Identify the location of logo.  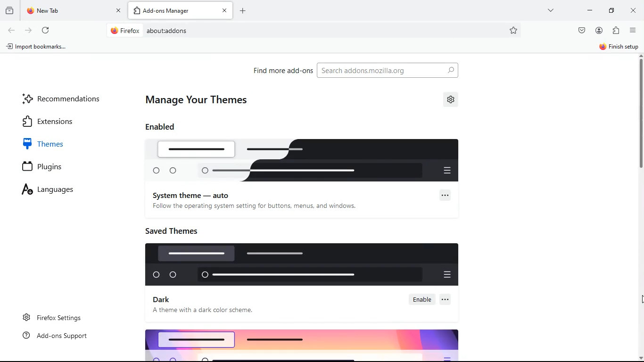
(305, 264).